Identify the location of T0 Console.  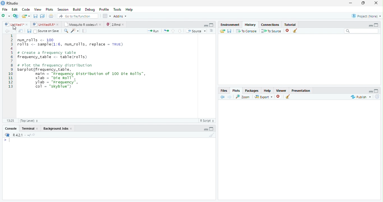
(246, 31).